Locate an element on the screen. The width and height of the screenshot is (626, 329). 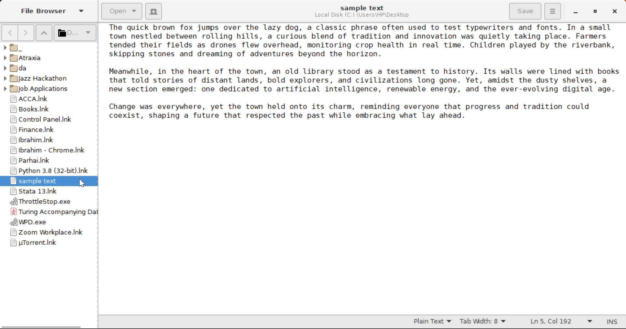
Python 3.8 Application Shortcut is located at coordinates (46, 170).